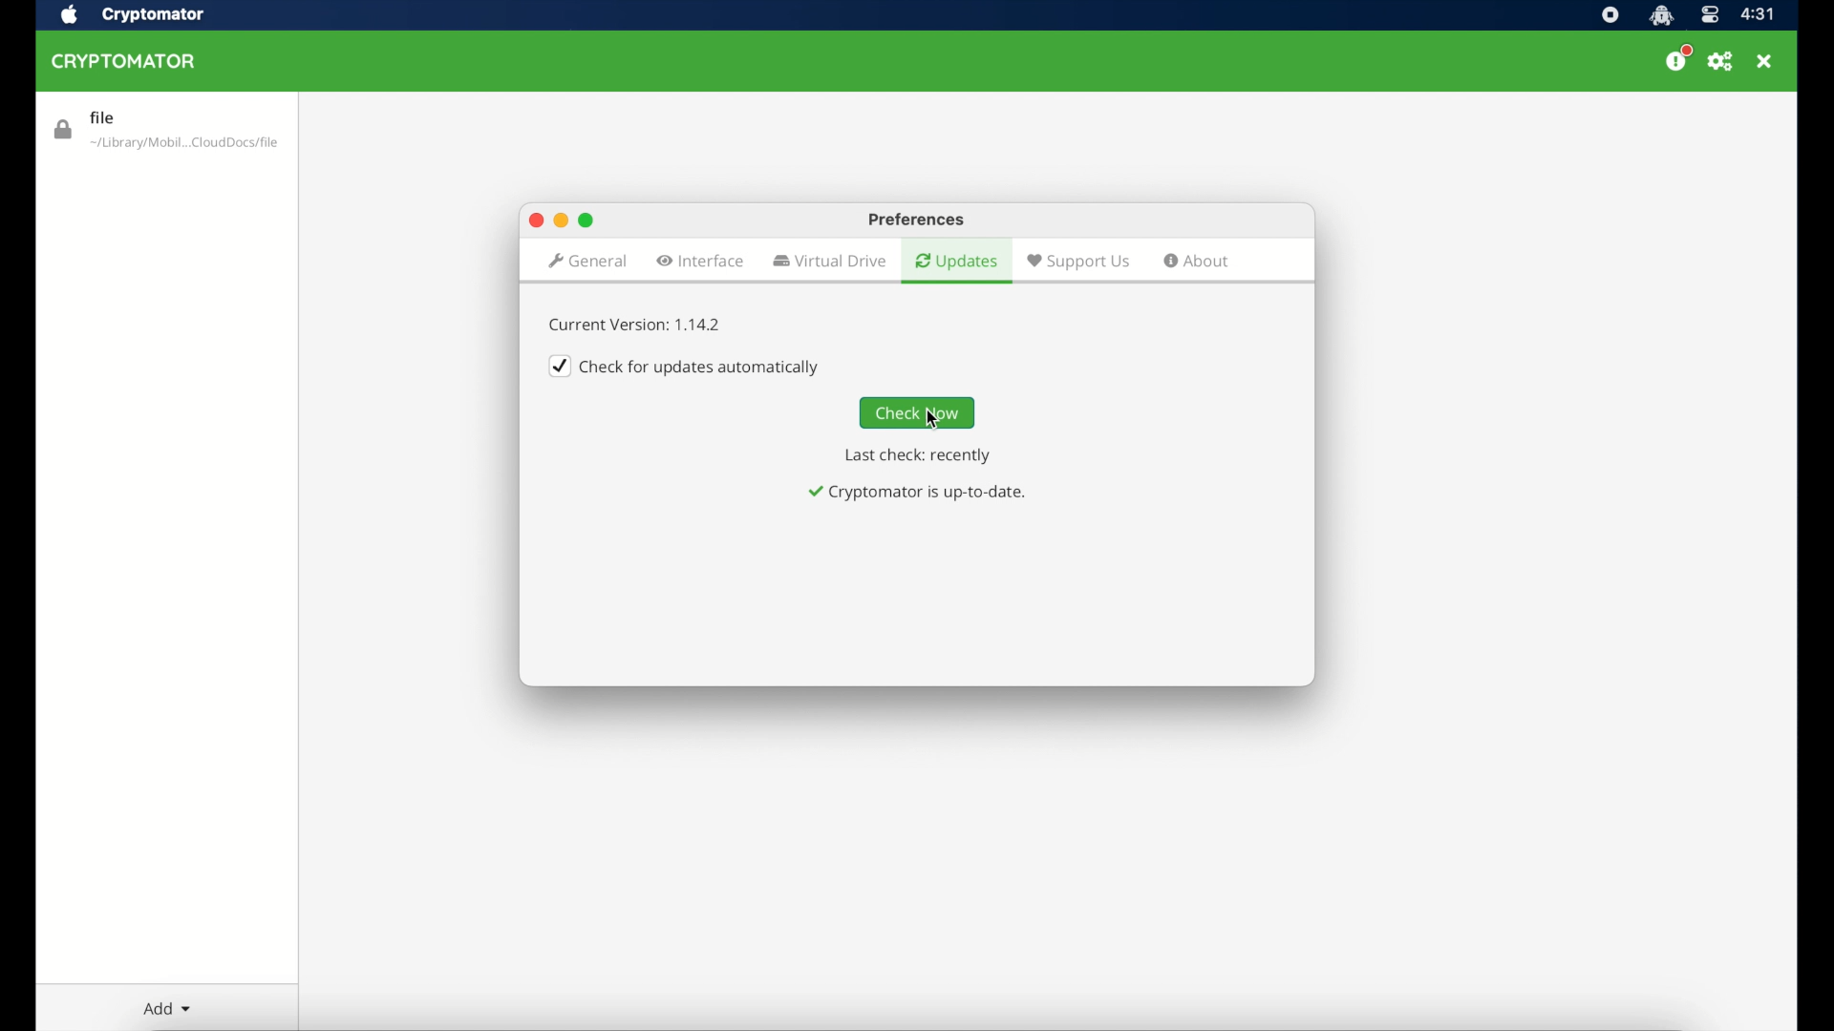 The image size is (1834, 1031). Describe the element at coordinates (156, 15) in the screenshot. I see `cryptomator` at that location.